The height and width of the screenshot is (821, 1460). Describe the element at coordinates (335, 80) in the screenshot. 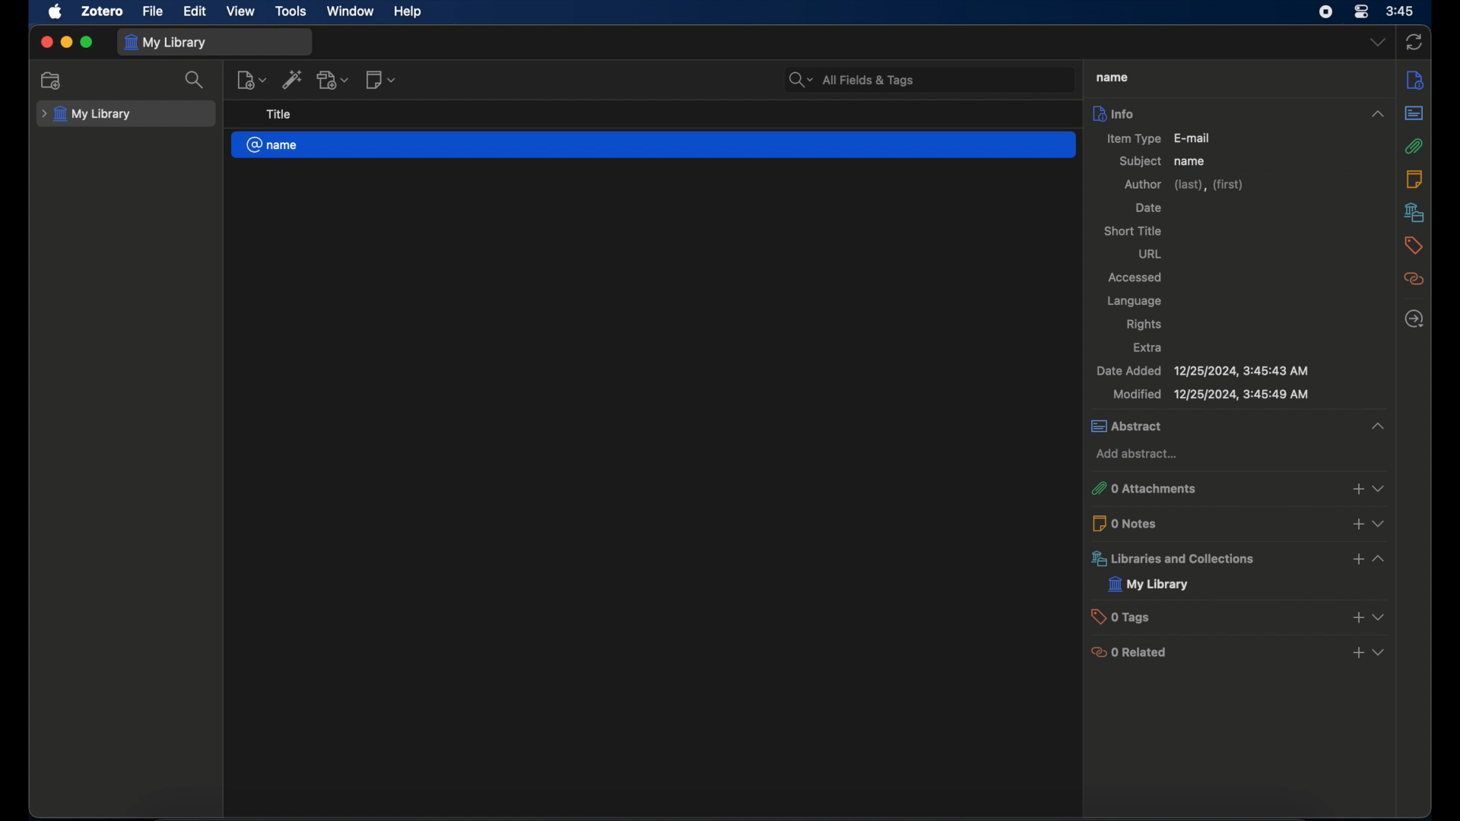

I see `add attachment` at that location.